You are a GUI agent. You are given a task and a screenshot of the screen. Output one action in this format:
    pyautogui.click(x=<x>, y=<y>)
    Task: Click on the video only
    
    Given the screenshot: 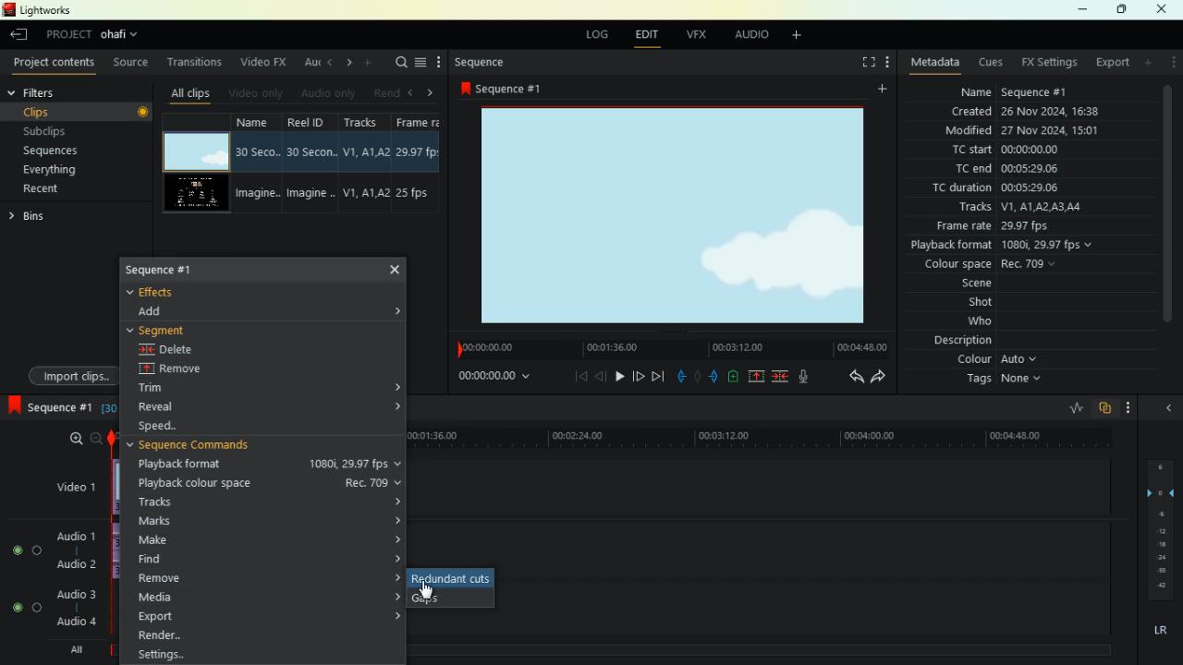 What is the action you would take?
    pyautogui.click(x=257, y=92)
    